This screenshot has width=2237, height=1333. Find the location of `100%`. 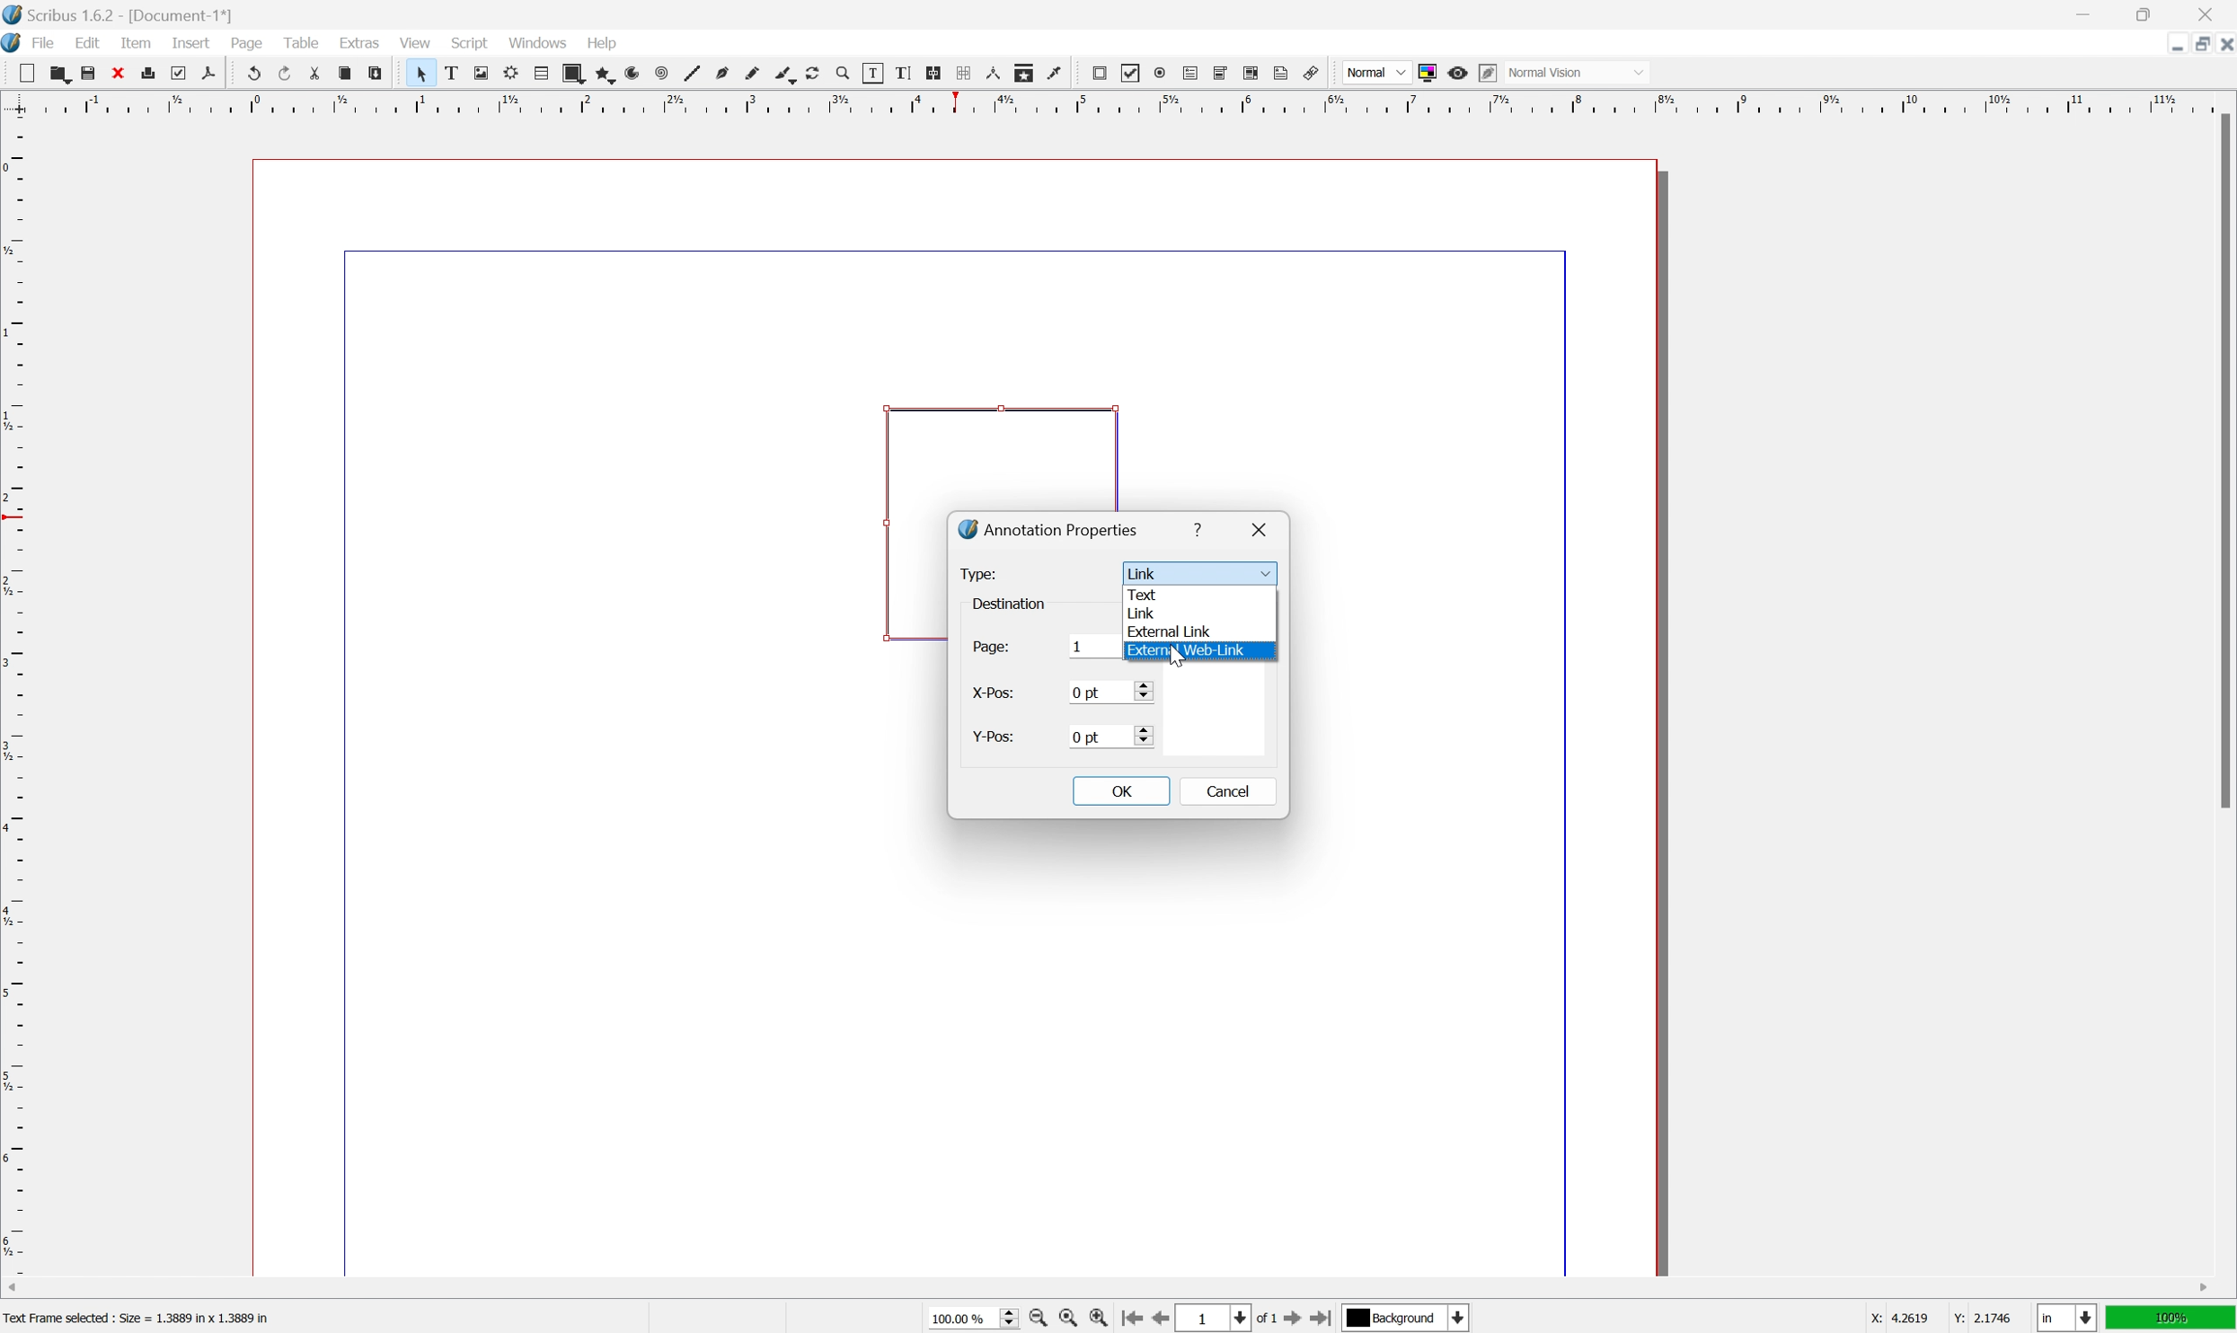

100% is located at coordinates (2171, 1319).